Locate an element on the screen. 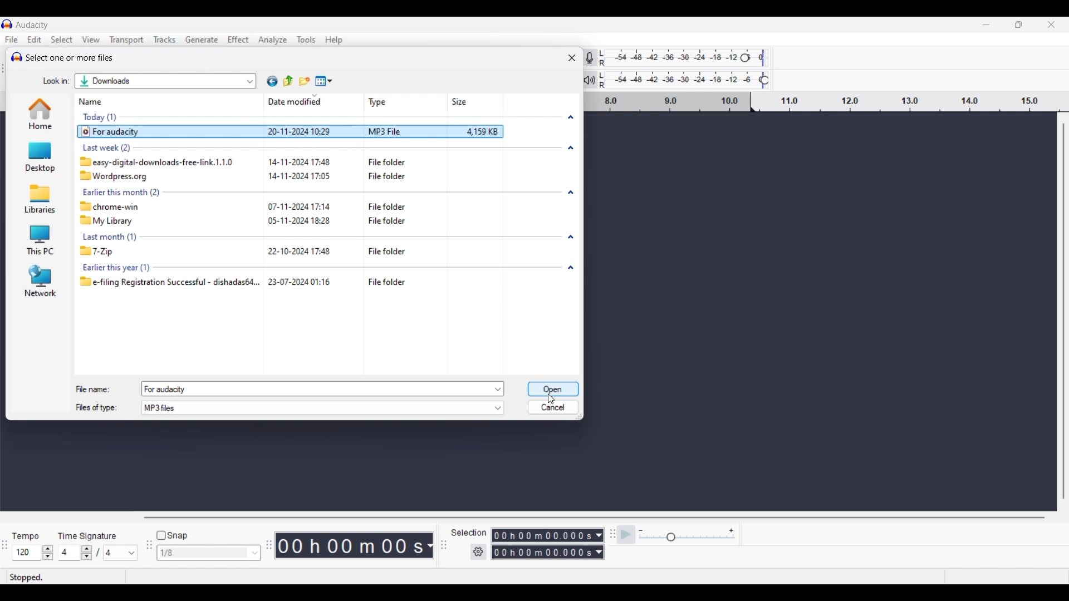  Network folder is located at coordinates (40, 280).